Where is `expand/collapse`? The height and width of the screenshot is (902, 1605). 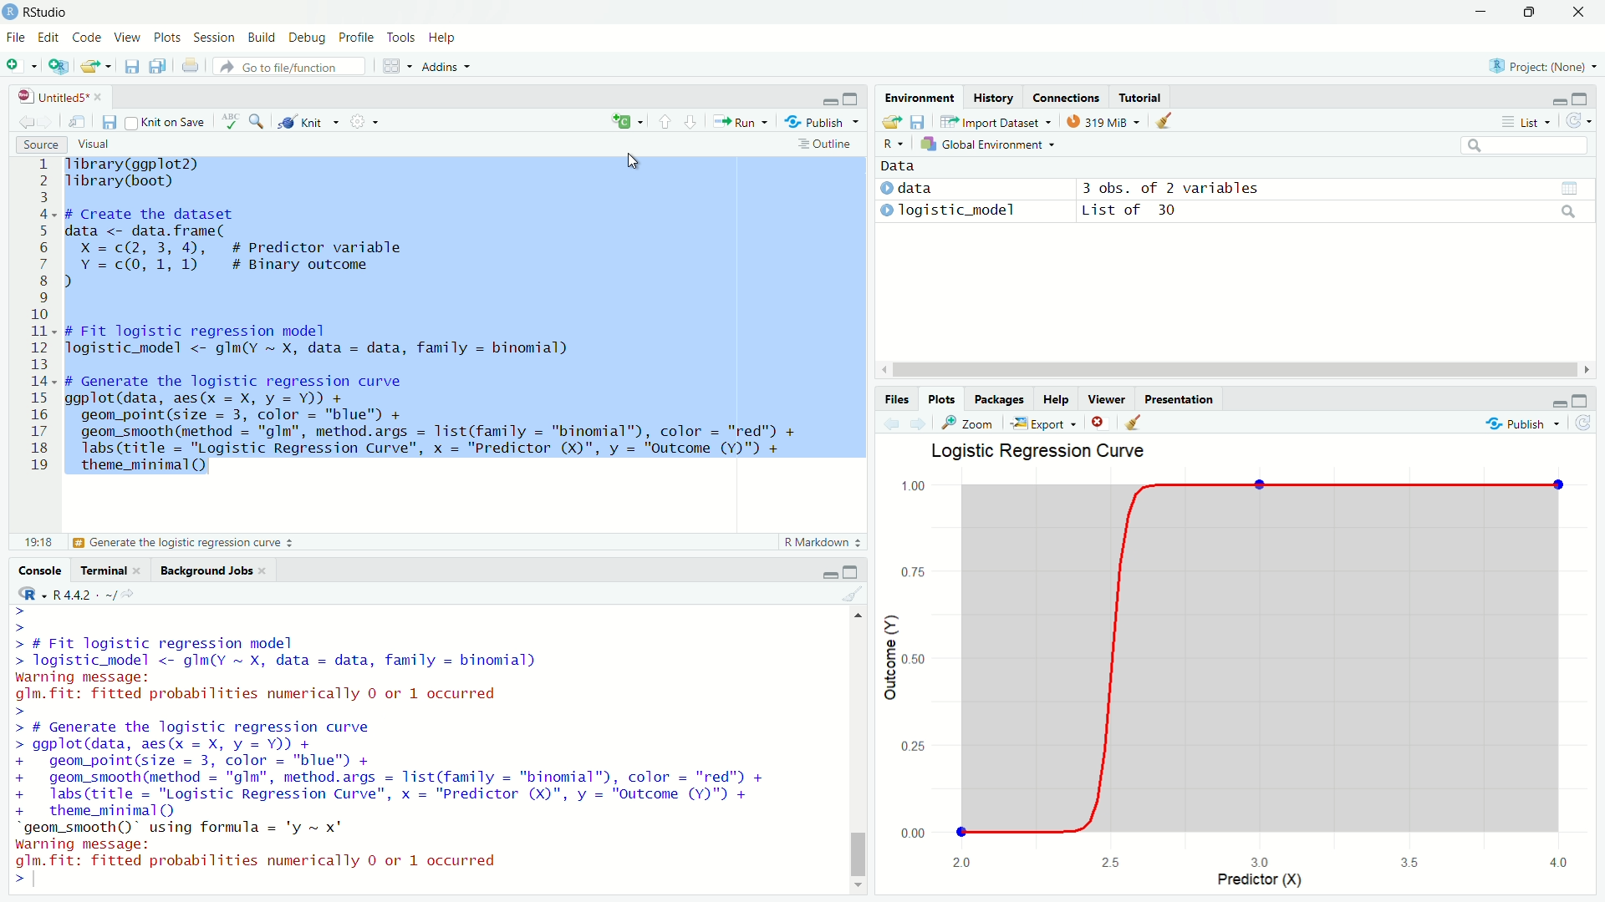
expand/collapse is located at coordinates (885, 188).